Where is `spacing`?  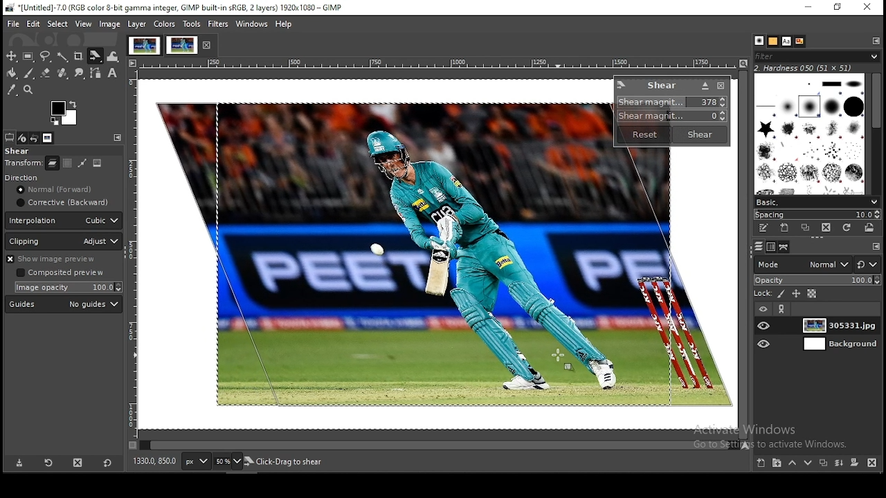
spacing is located at coordinates (820, 214).